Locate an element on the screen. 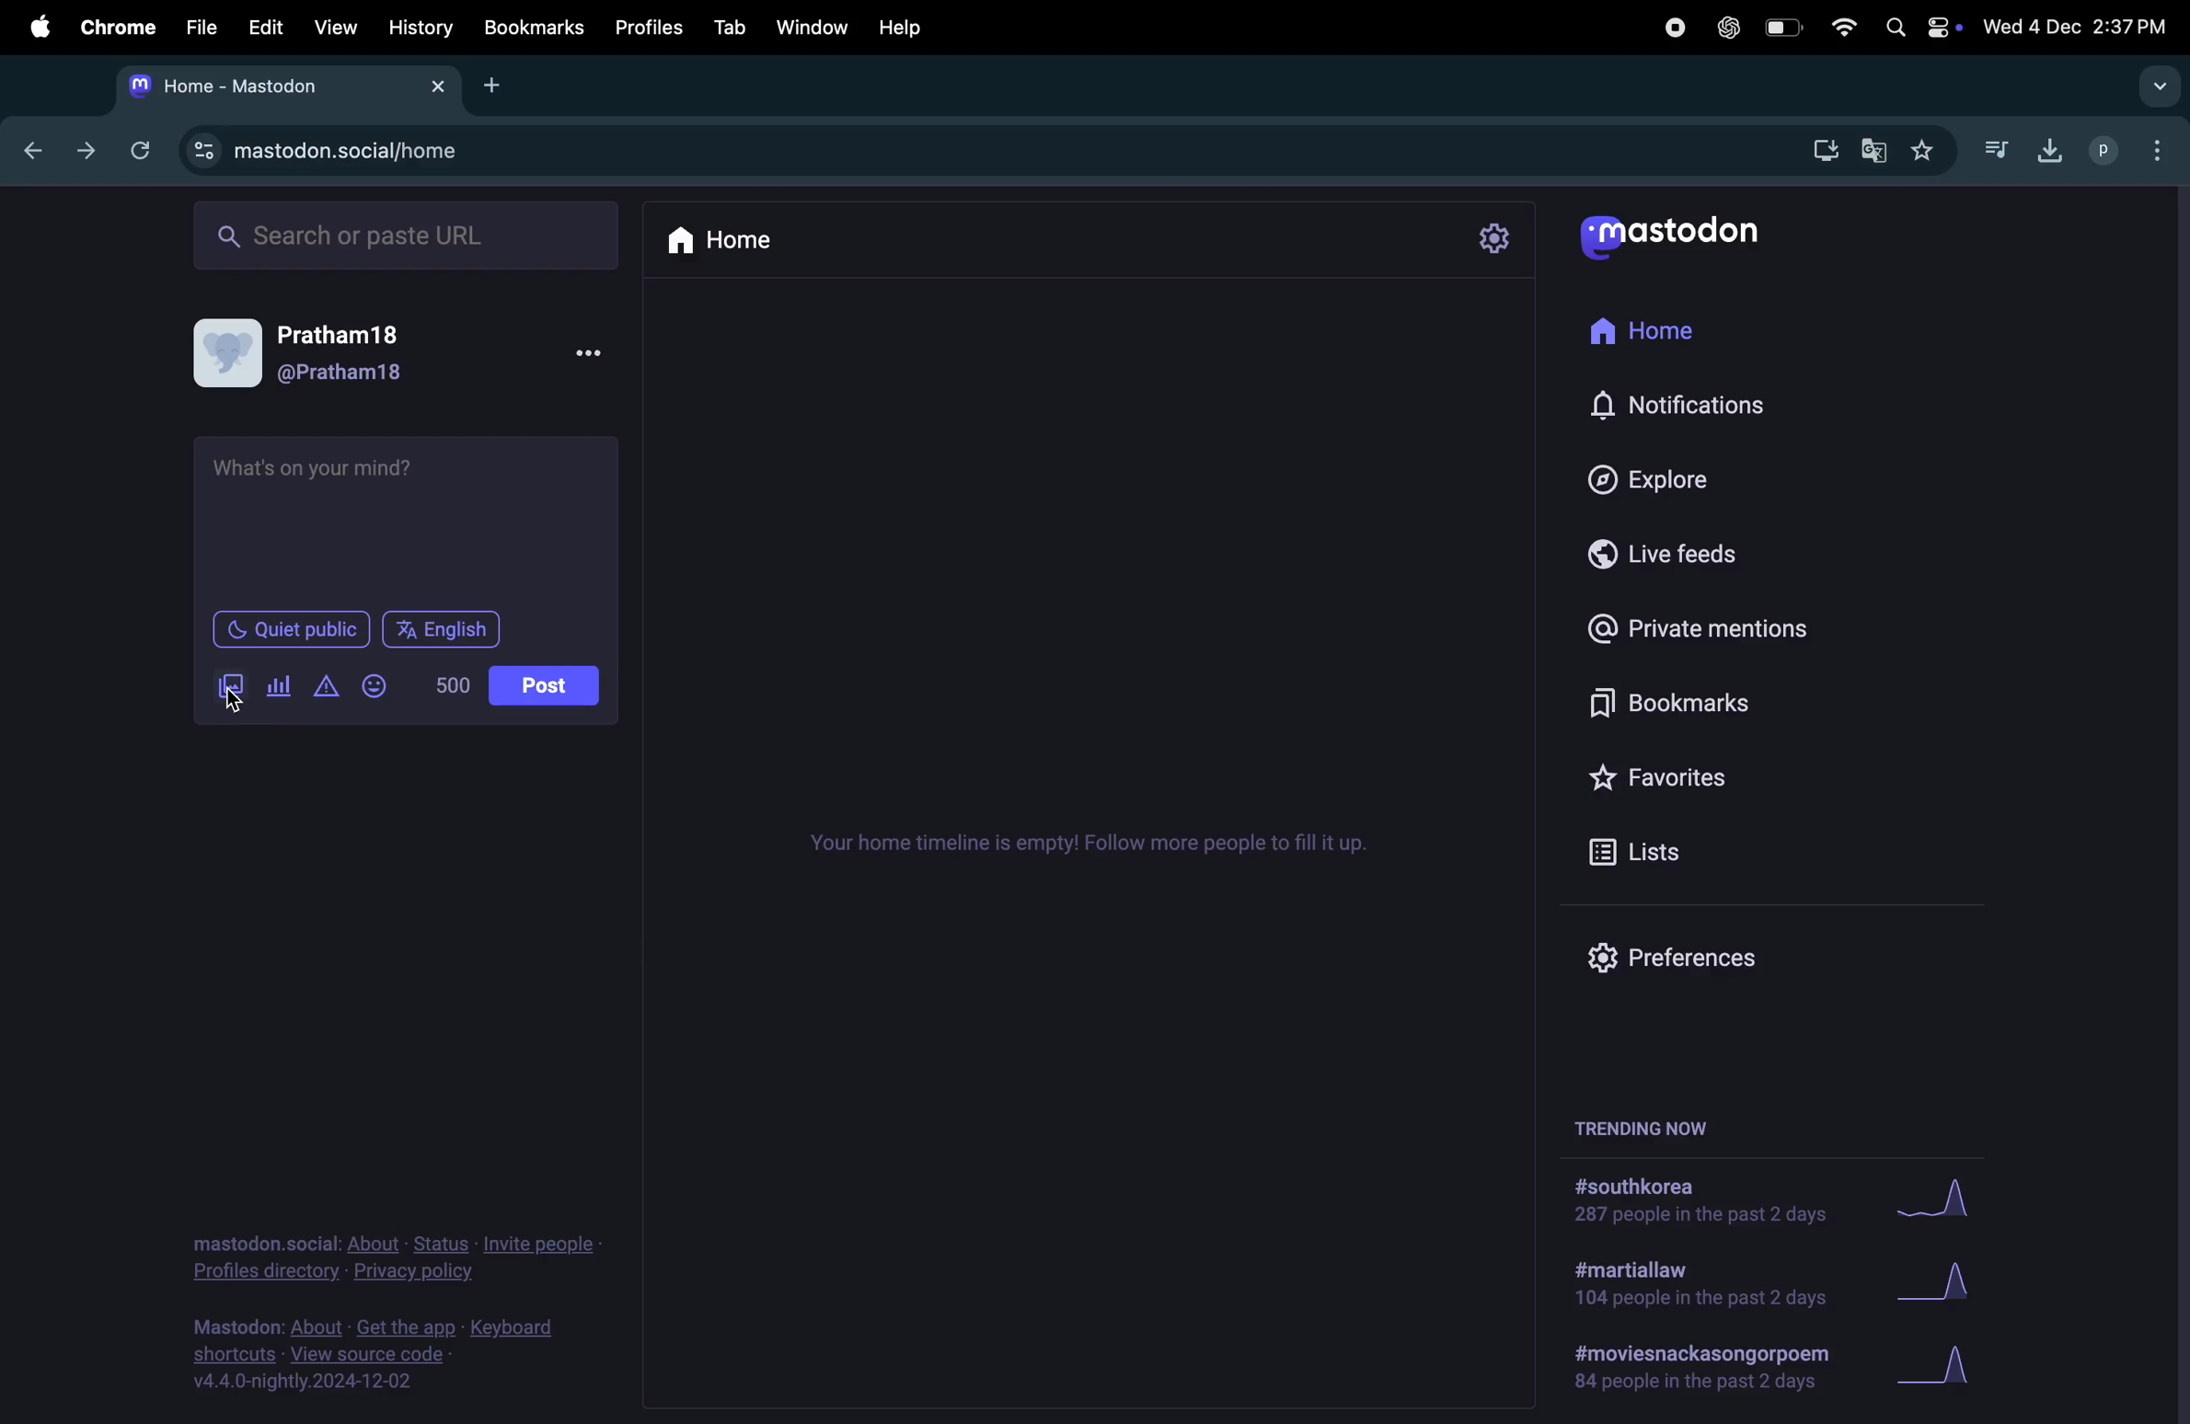 Image resolution: width=2190 pixels, height=1424 pixels. lists is located at coordinates (1650, 850).